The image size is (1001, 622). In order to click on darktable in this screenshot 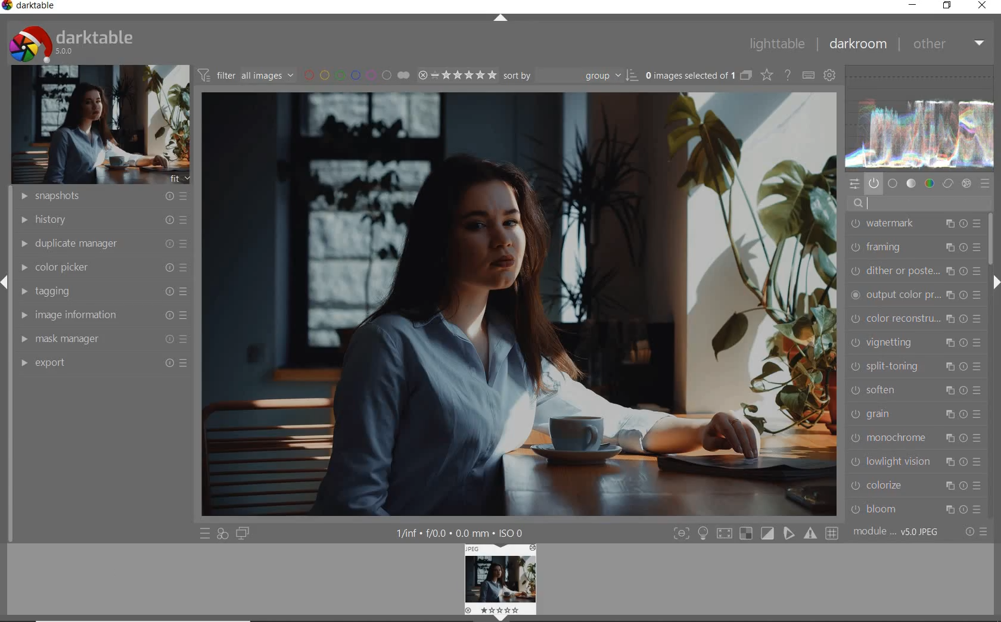, I will do `click(92, 43)`.